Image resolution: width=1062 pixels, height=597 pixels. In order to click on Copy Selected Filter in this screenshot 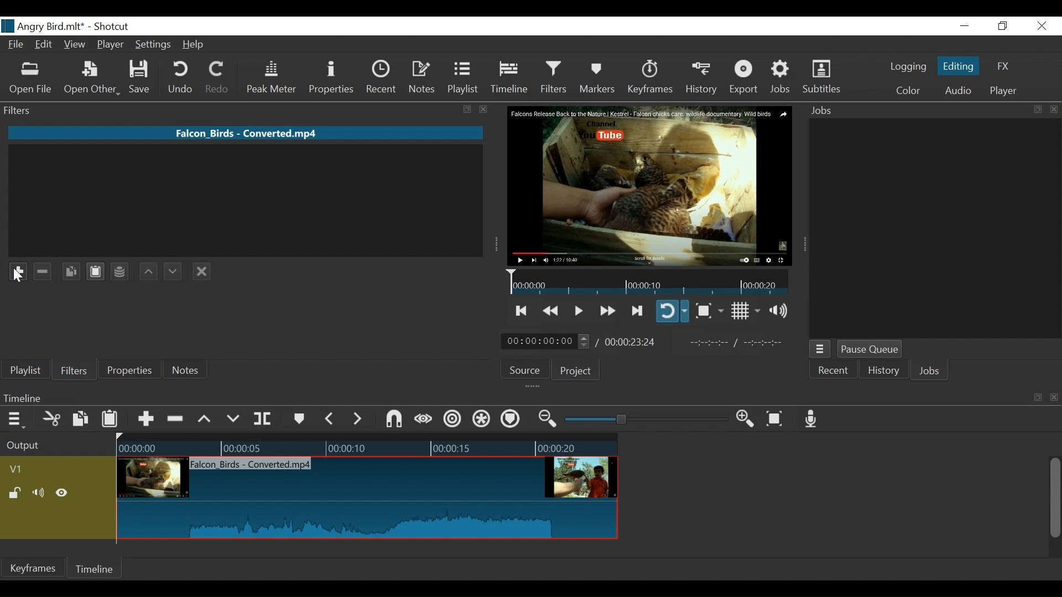, I will do `click(72, 271)`.